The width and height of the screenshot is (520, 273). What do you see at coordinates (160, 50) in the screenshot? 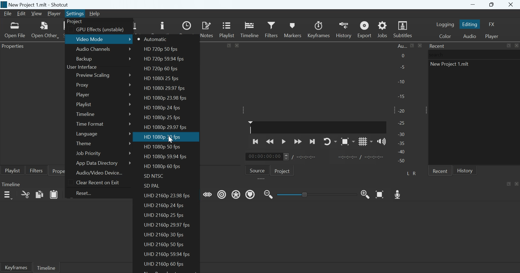
I see `HD 720p 50 fps` at bounding box center [160, 50].